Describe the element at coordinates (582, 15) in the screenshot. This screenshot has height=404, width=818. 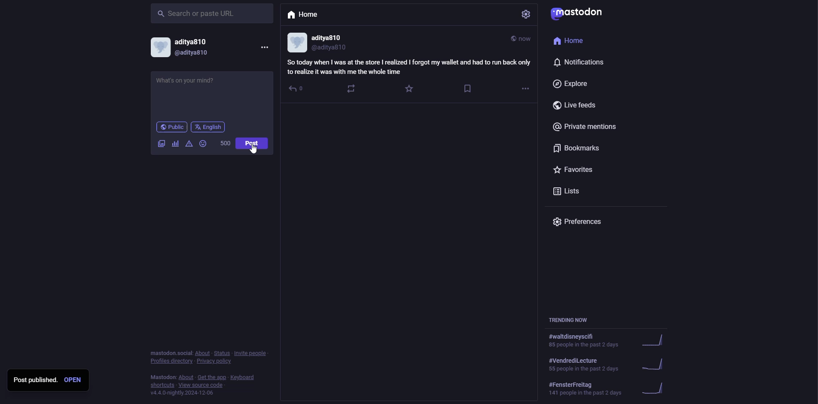
I see `mastodon` at that location.